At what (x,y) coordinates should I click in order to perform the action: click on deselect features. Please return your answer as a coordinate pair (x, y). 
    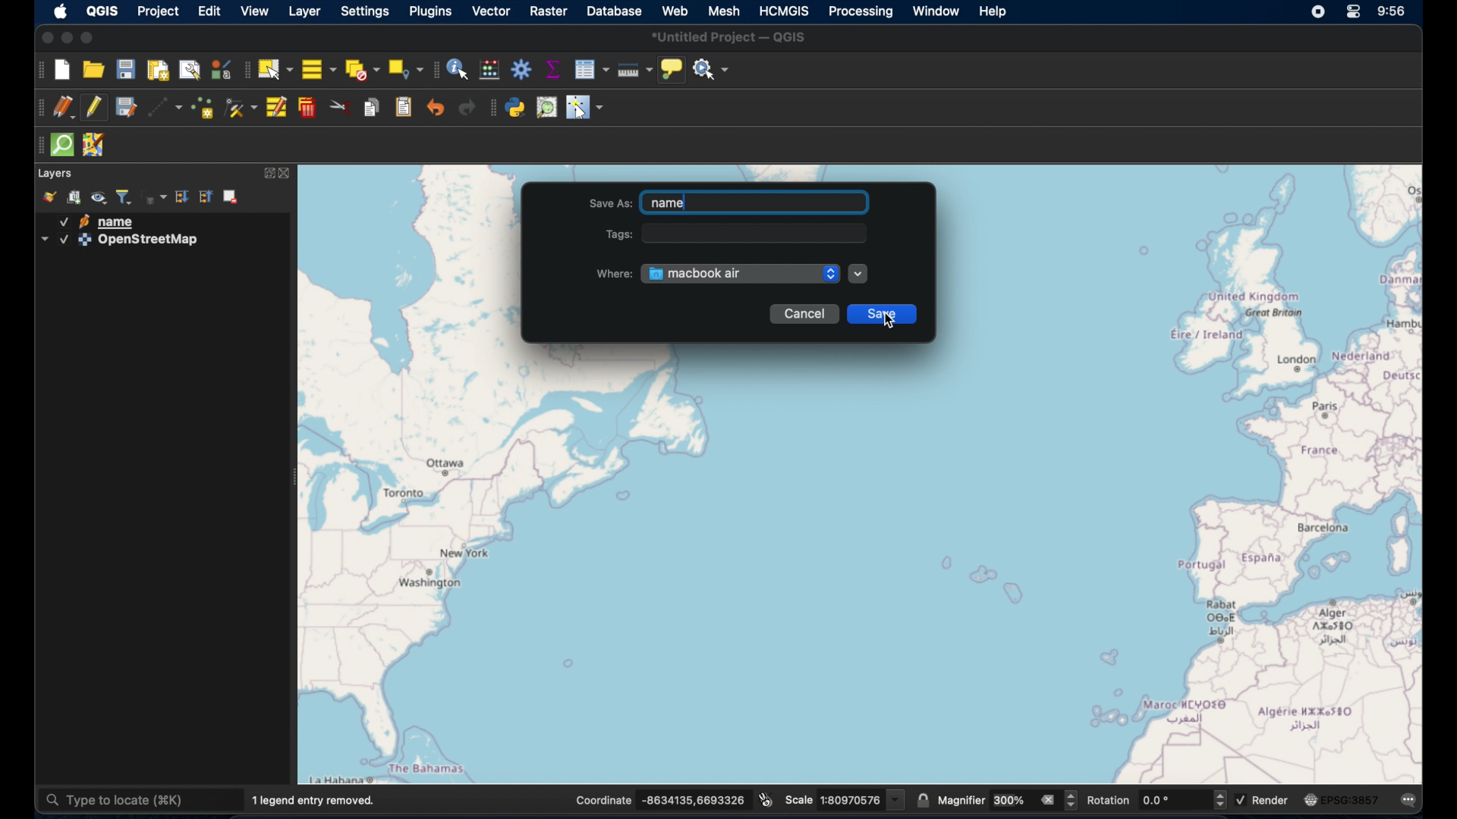
    Looking at the image, I should click on (361, 70).